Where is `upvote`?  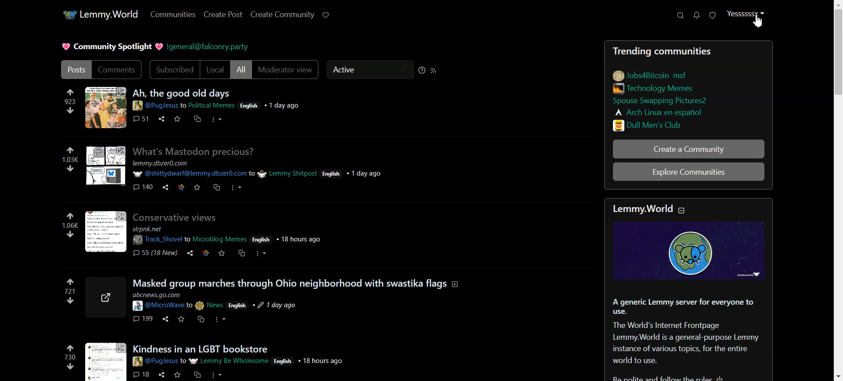 upvote is located at coordinates (70, 282).